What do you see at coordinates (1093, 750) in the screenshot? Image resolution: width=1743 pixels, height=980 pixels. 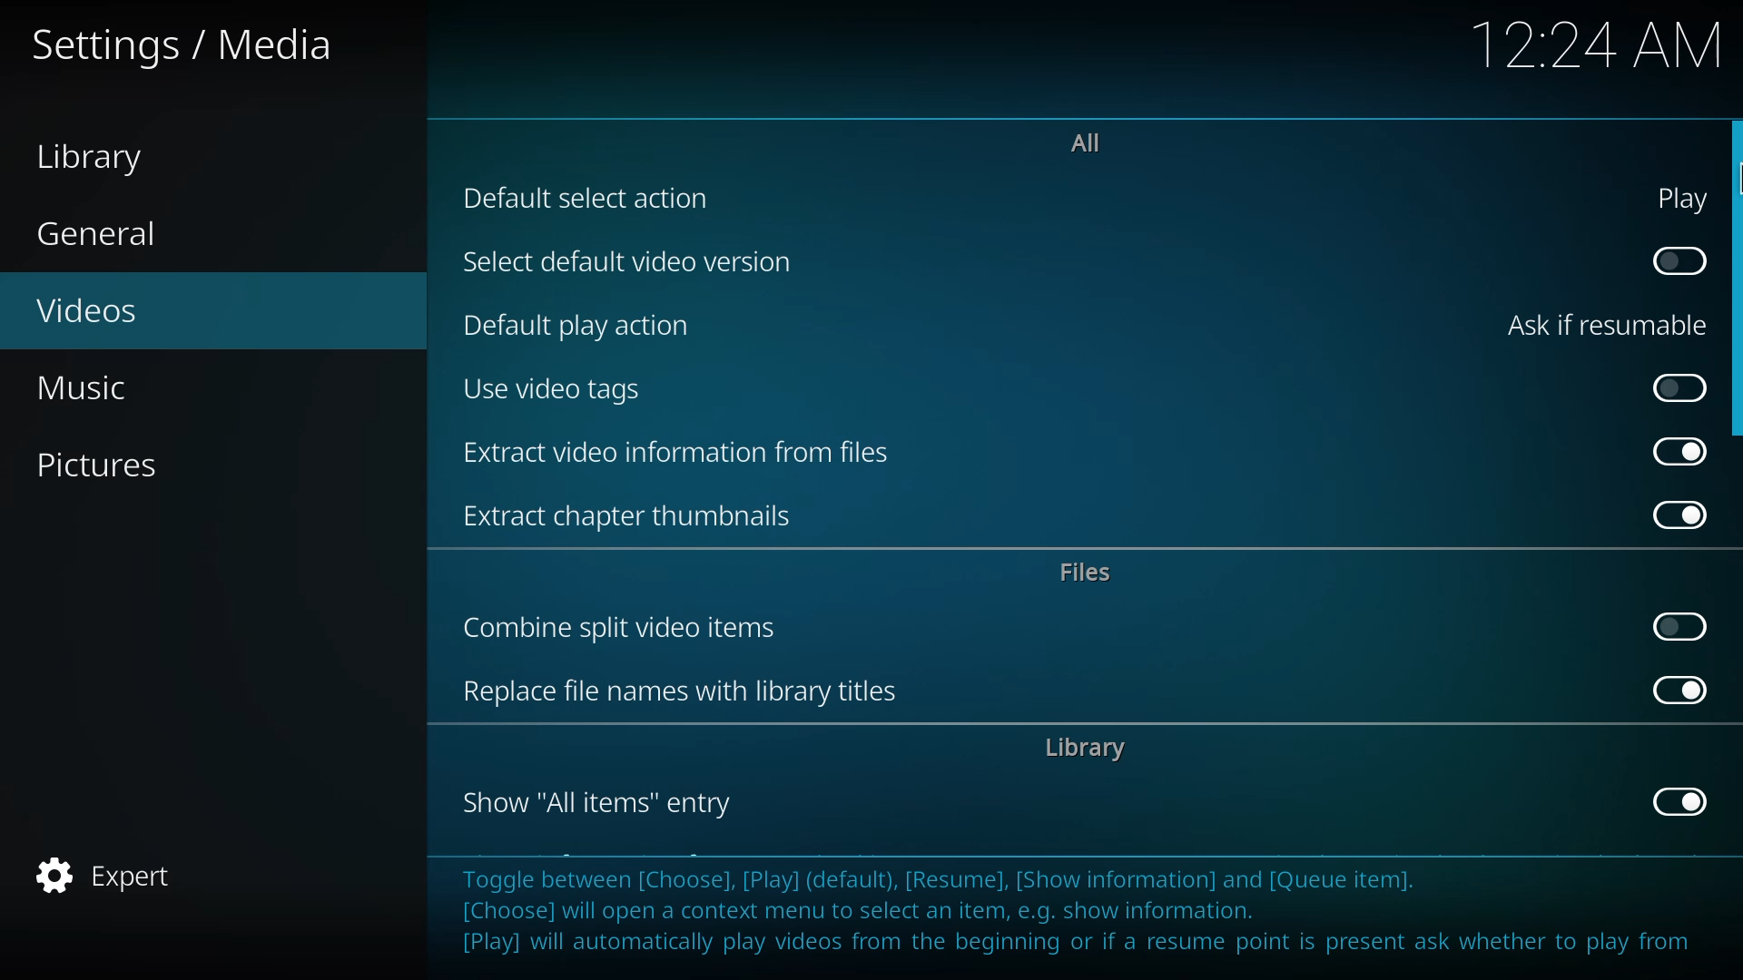 I see `library` at bounding box center [1093, 750].